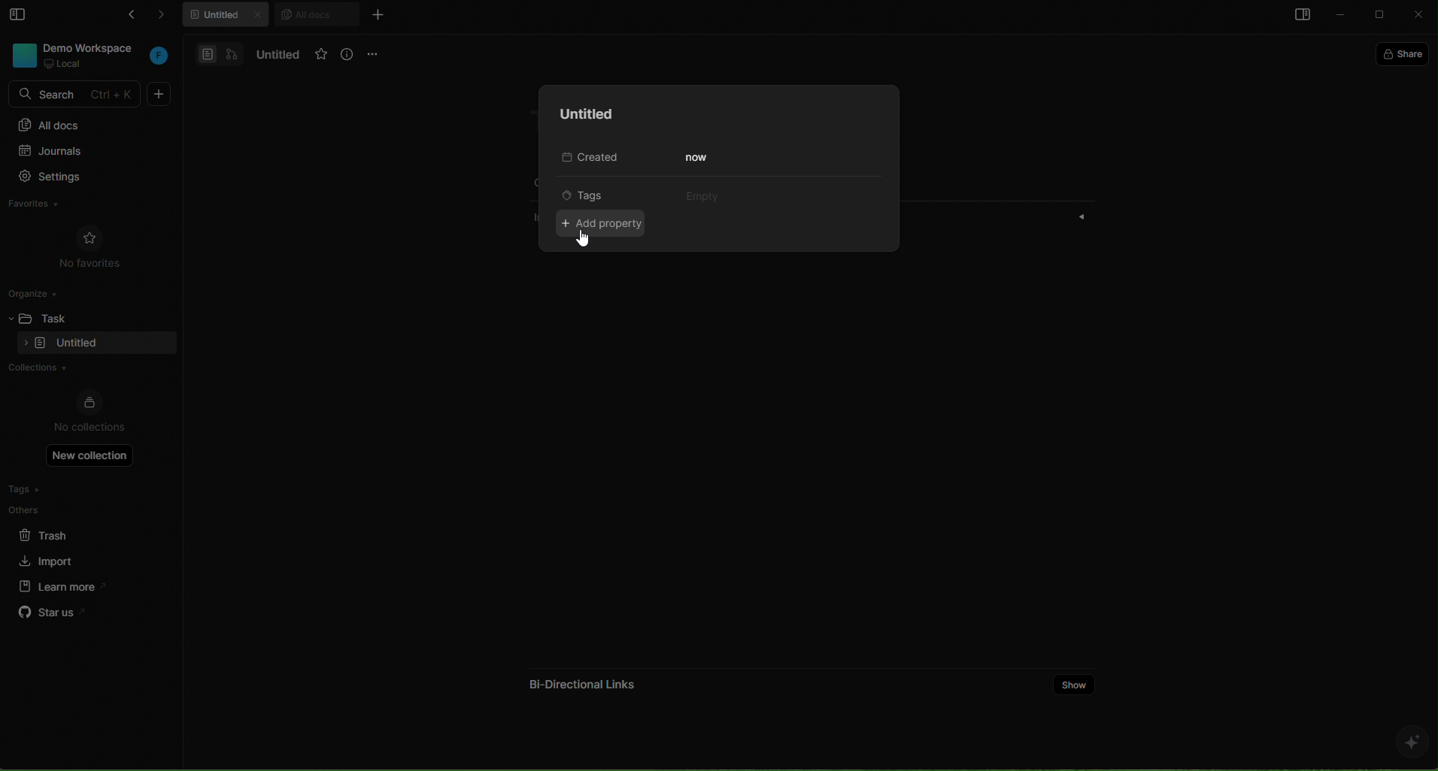  What do you see at coordinates (159, 94) in the screenshot?
I see `new doc` at bounding box center [159, 94].